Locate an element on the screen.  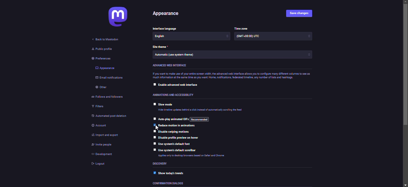
email notifications is located at coordinates (110, 78).